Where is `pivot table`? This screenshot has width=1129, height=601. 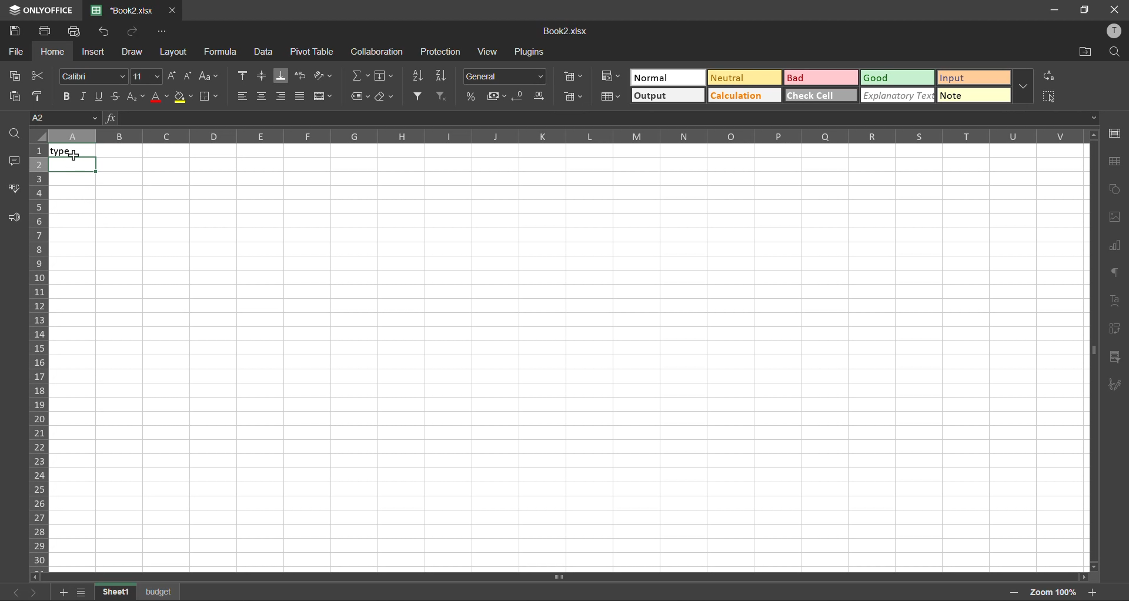
pivot table is located at coordinates (312, 52).